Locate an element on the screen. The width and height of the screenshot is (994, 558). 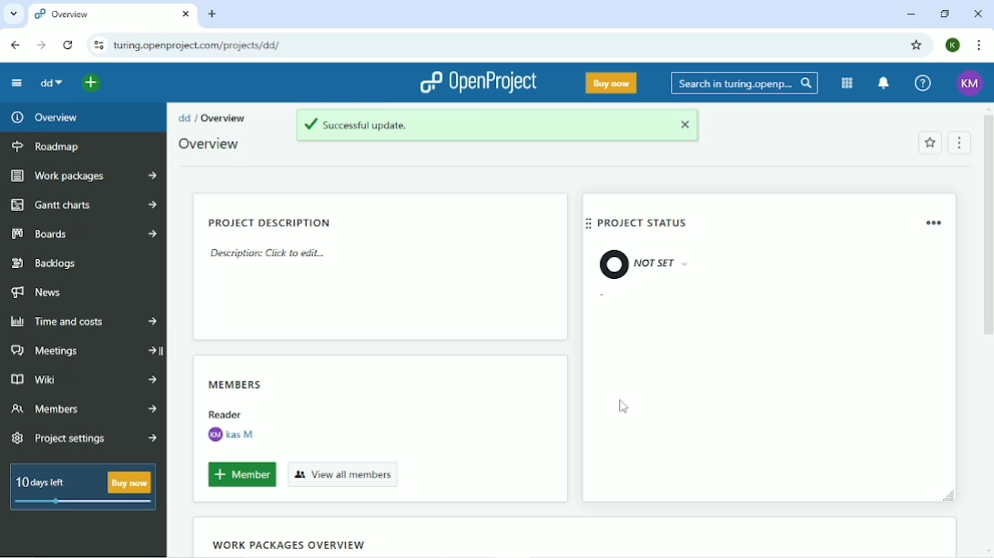
Reader kas M is located at coordinates (228, 425).